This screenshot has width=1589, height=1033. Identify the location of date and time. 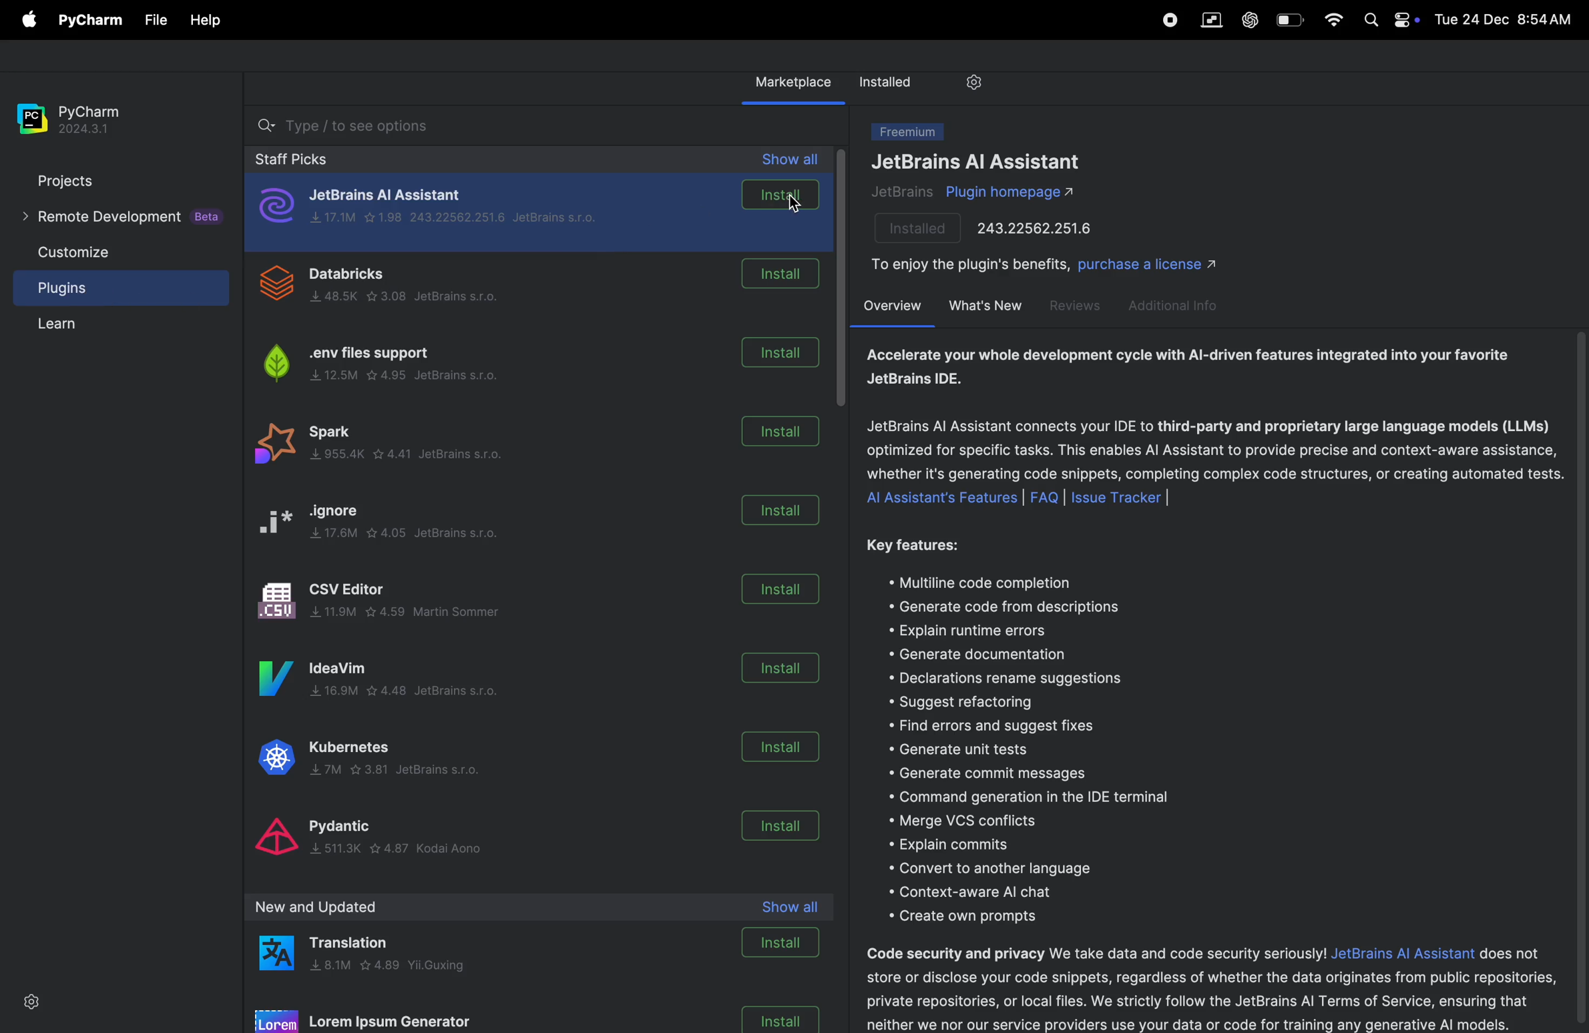
(1504, 21).